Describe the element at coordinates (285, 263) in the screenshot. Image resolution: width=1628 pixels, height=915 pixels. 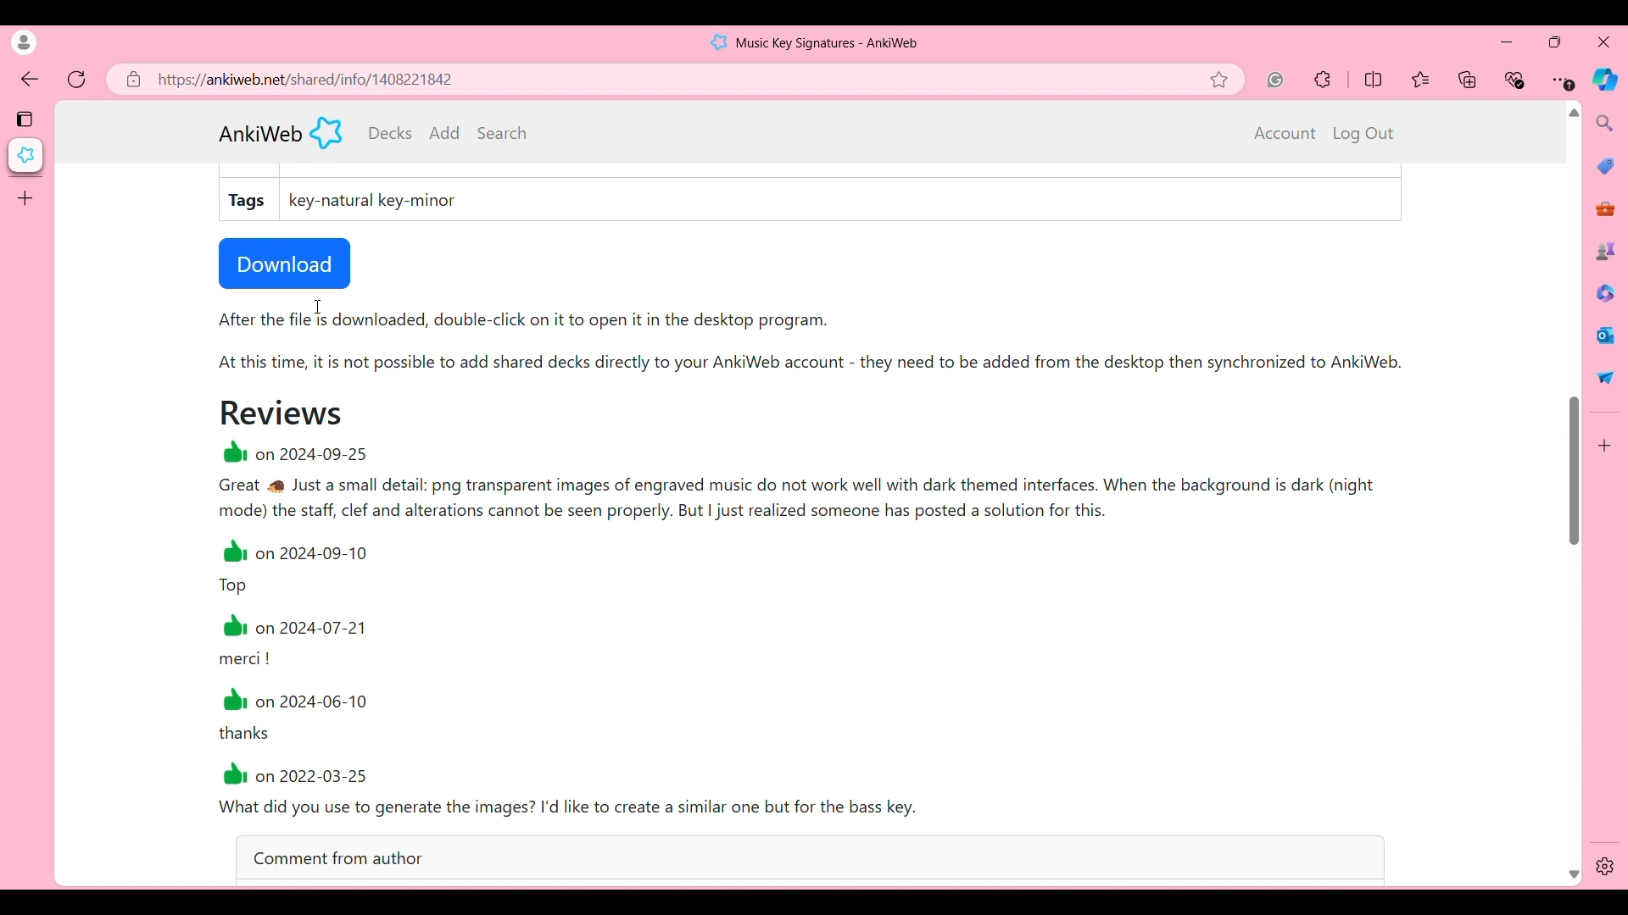
I see `Download` at that location.